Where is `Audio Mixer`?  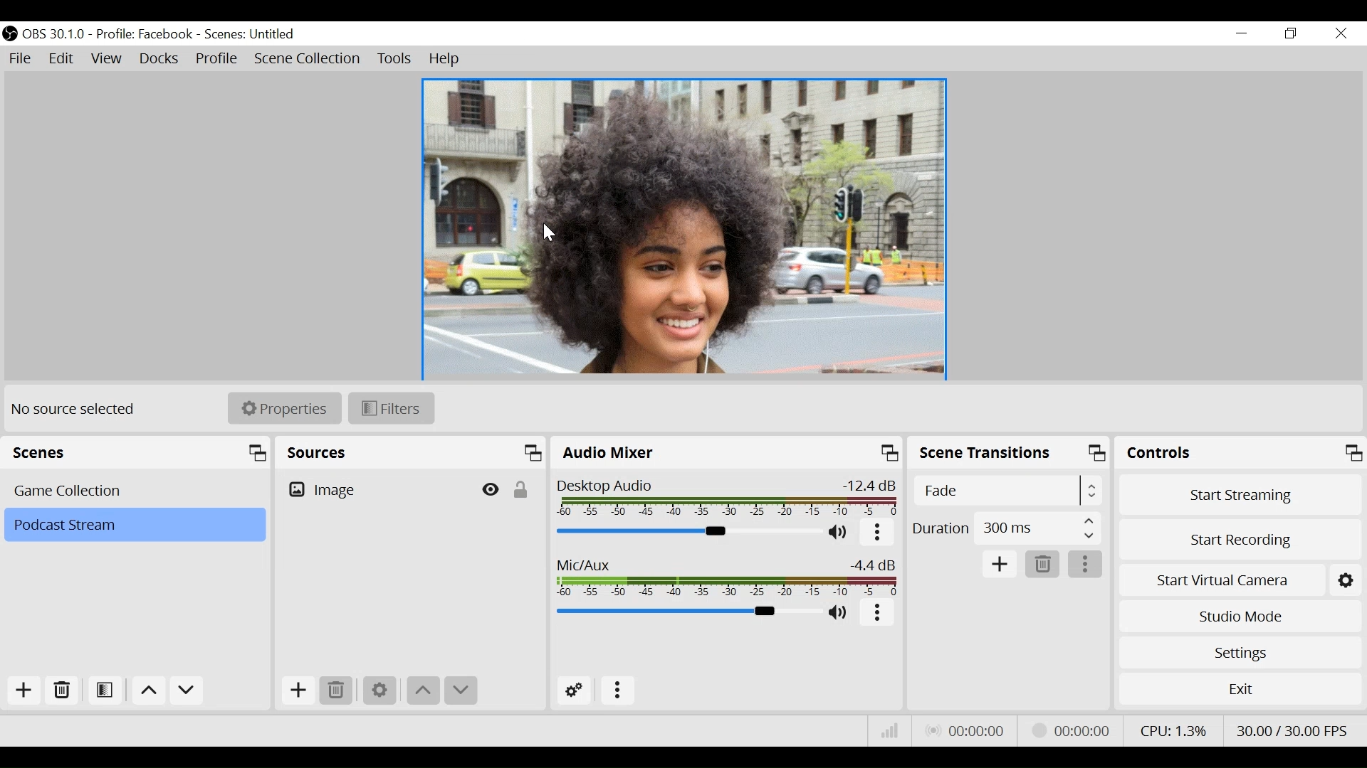 Audio Mixer is located at coordinates (728, 452).